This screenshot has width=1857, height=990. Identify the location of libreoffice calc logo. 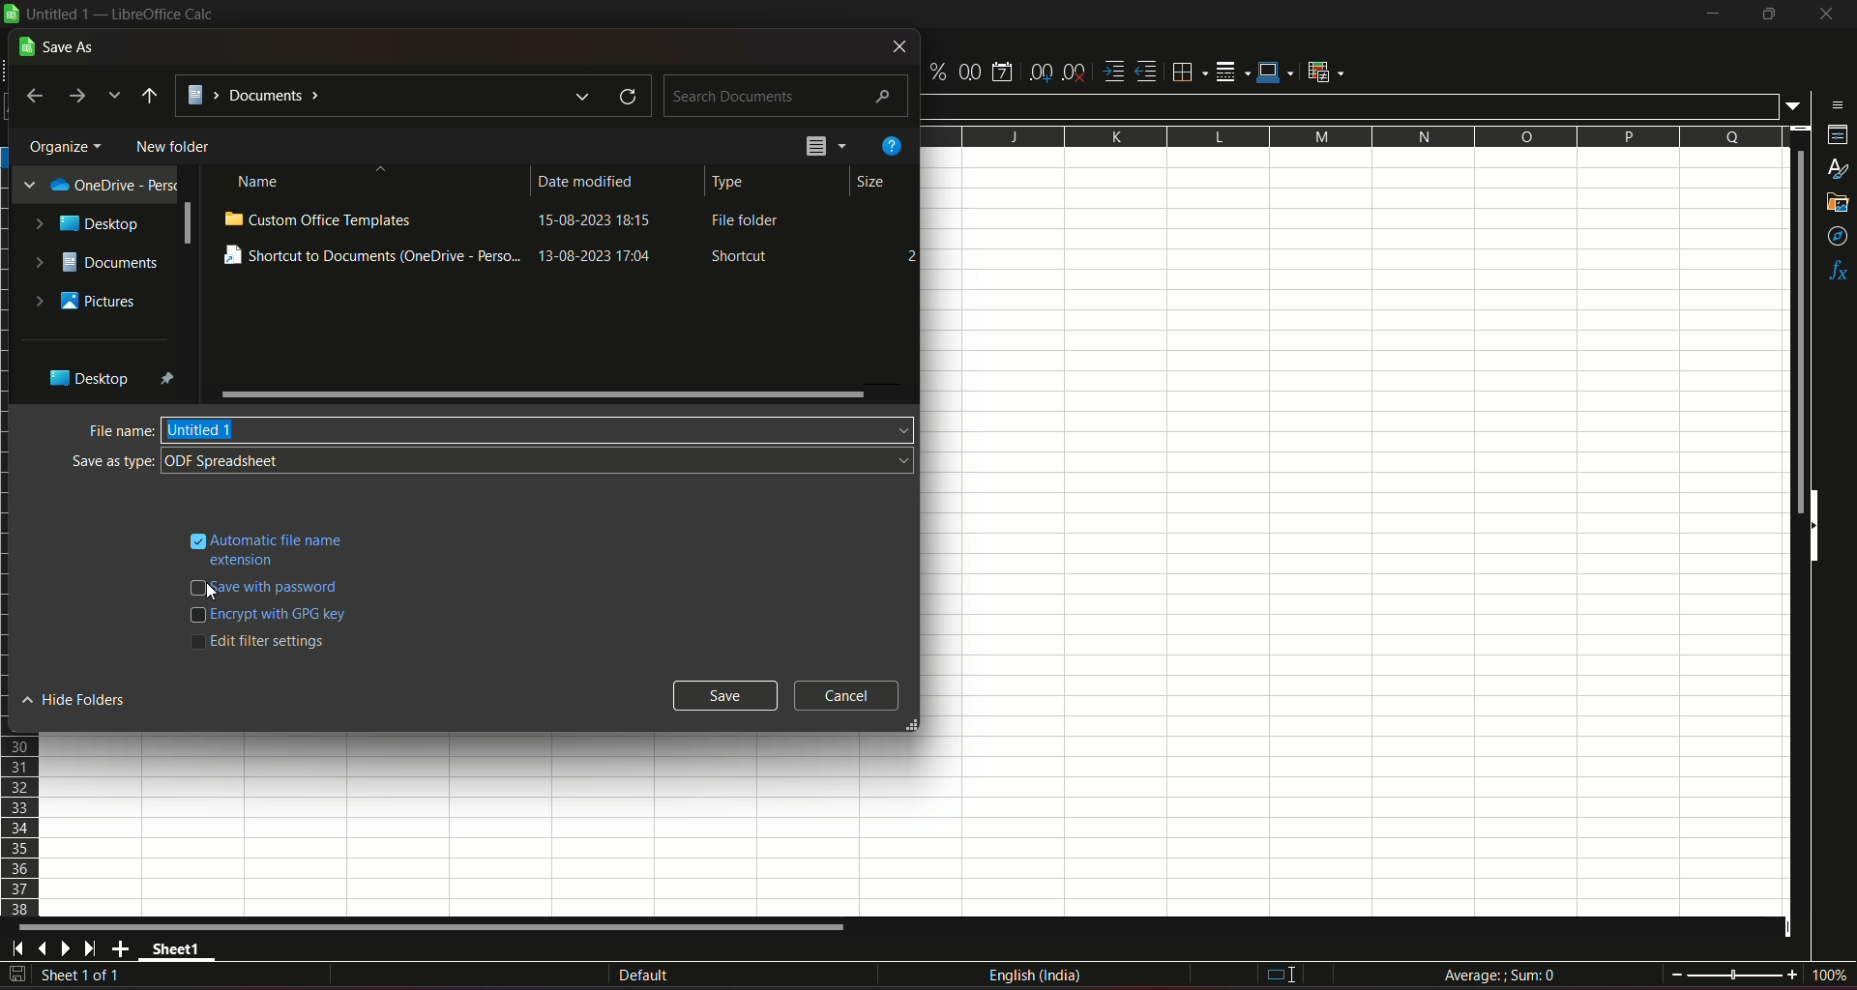
(12, 15).